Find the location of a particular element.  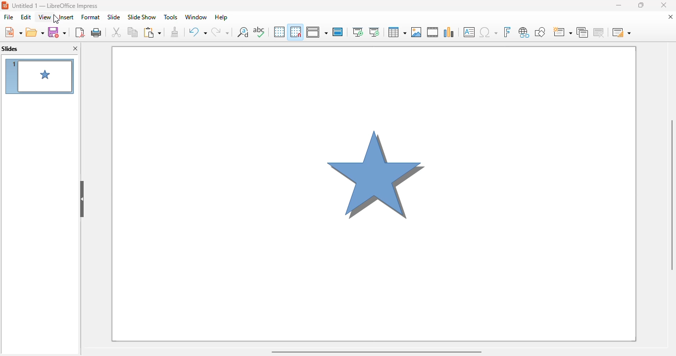

vertical scroll bar is located at coordinates (672, 194).